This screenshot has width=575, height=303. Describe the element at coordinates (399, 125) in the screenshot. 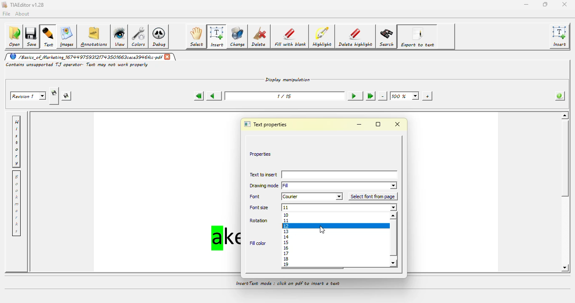

I see `close` at that location.